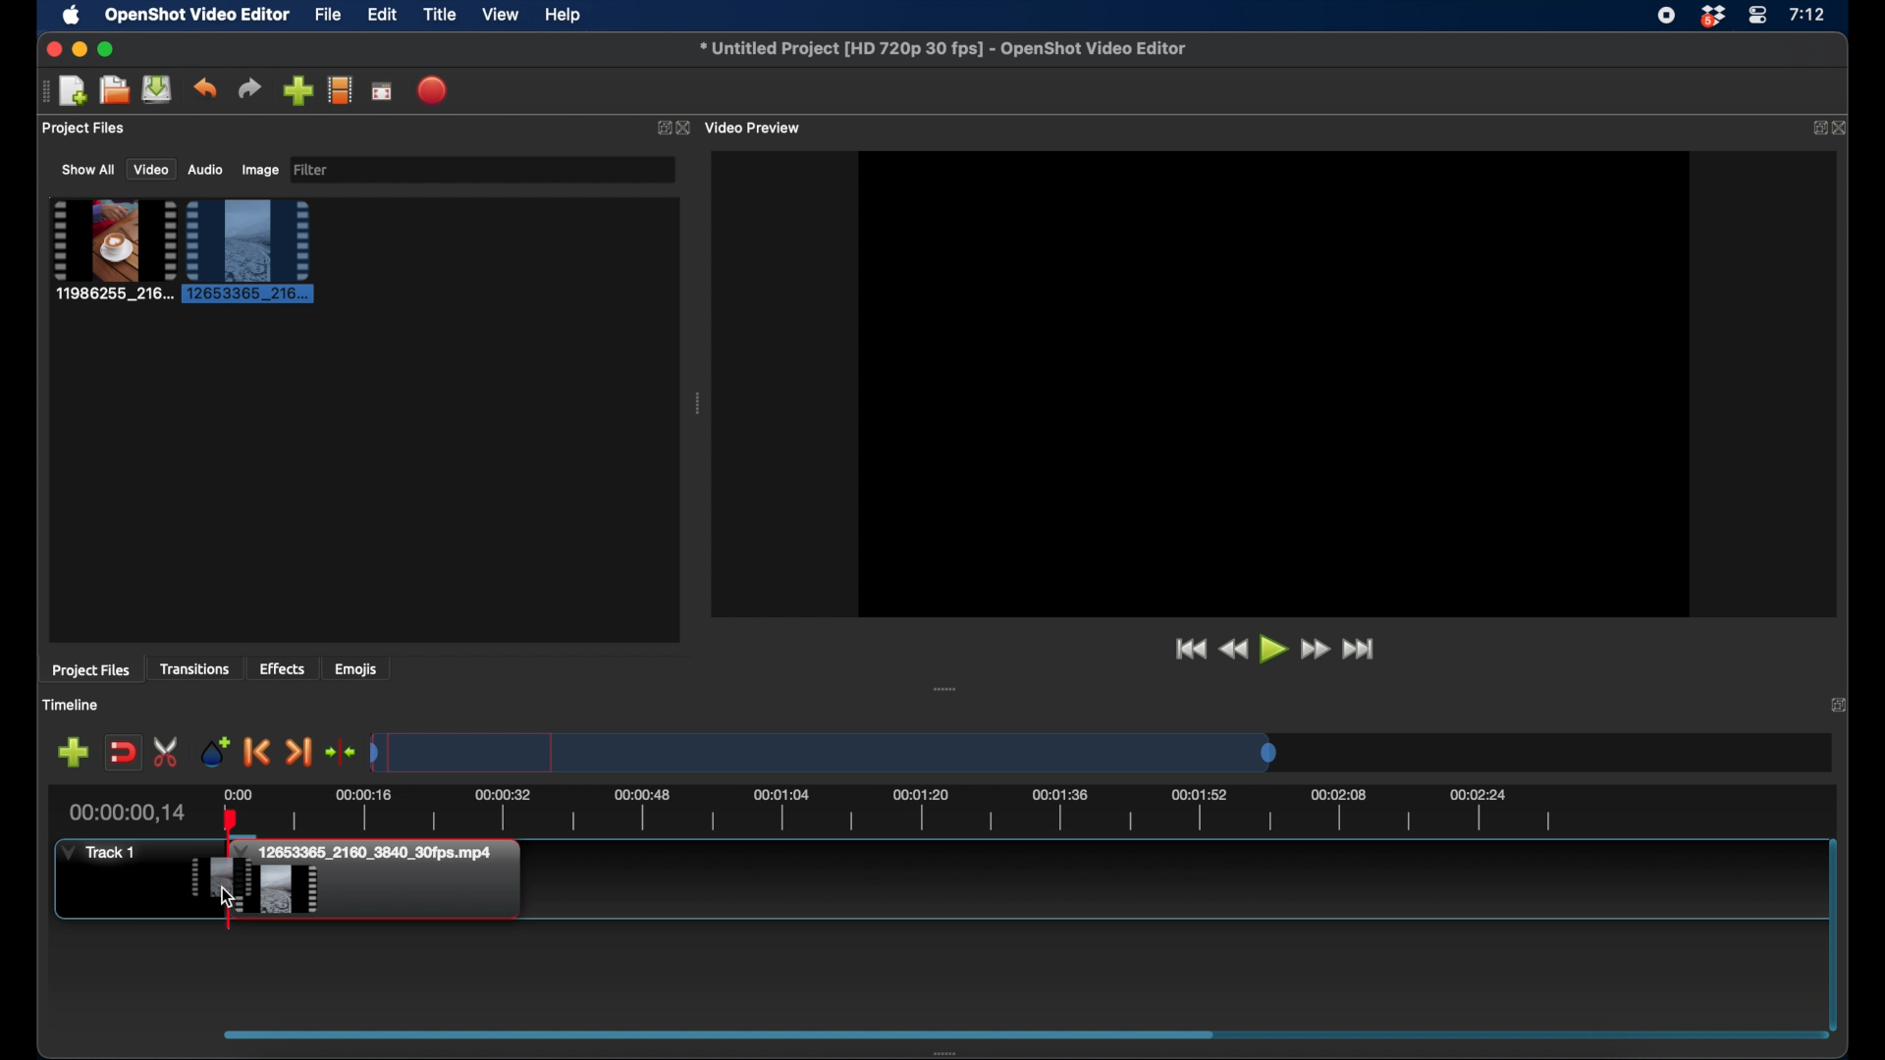  What do you see at coordinates (39, 91) in the screenshot?
I see `drag handle` at bounding box center [39, 91].